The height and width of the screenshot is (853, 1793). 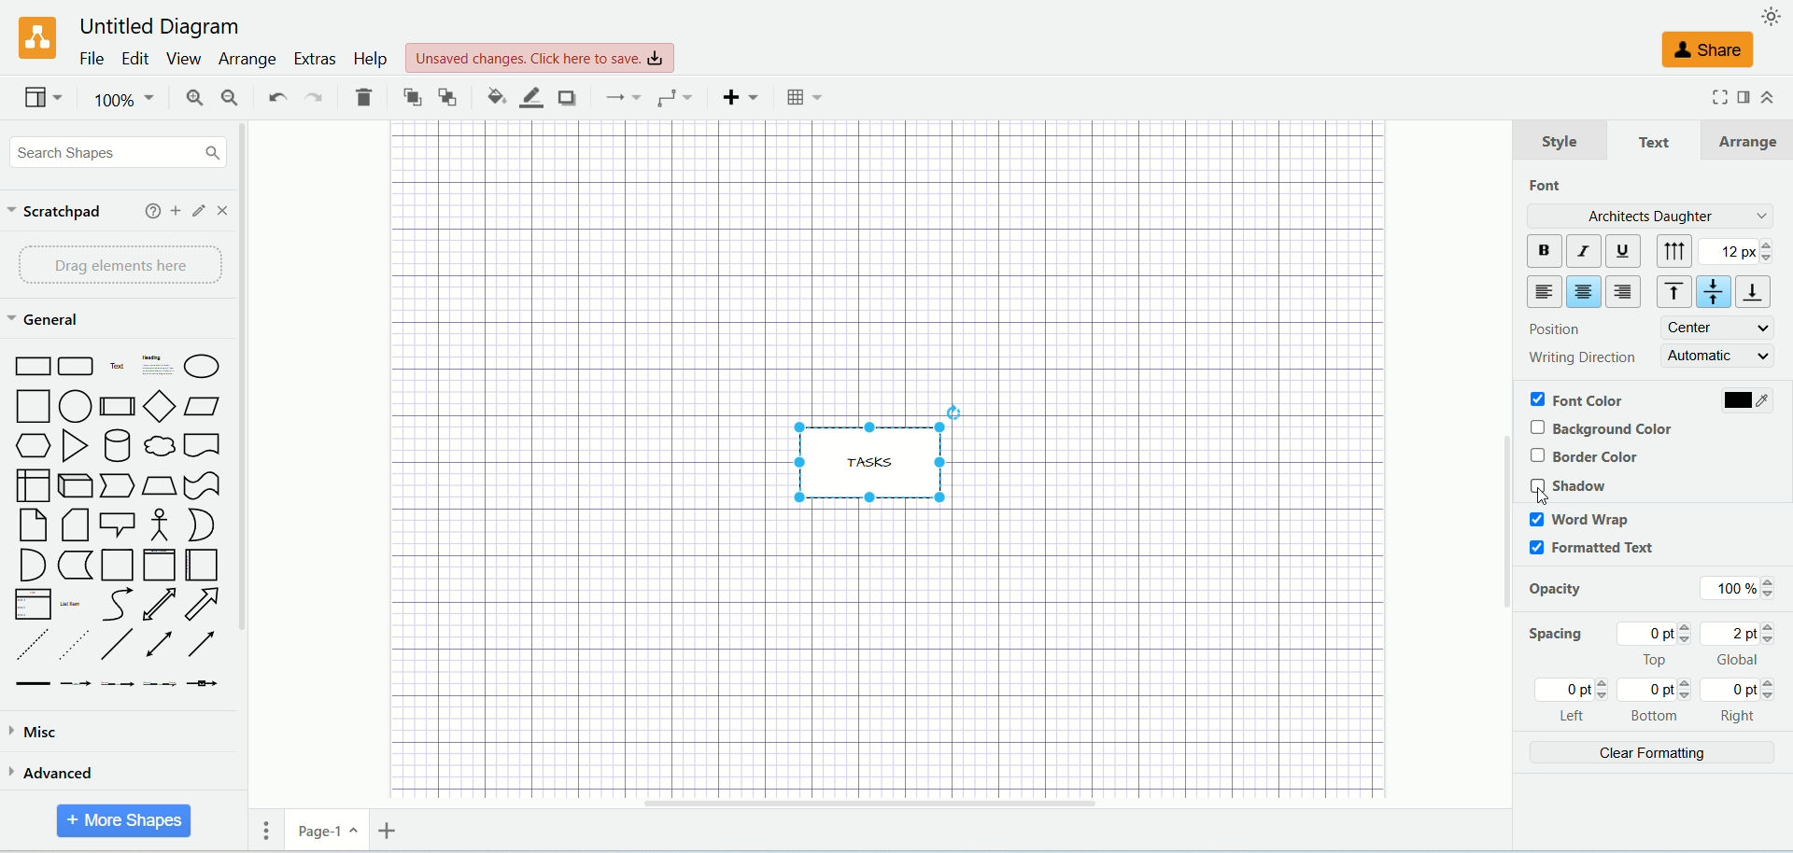 What do you see at coordinates (525, 96) in the screenshot?
I see `line color` at bounding box center [525, 96].